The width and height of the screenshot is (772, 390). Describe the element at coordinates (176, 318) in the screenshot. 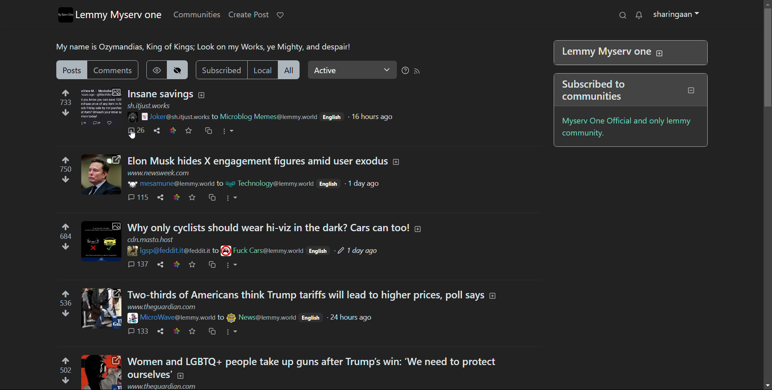

I see `username` at that location.